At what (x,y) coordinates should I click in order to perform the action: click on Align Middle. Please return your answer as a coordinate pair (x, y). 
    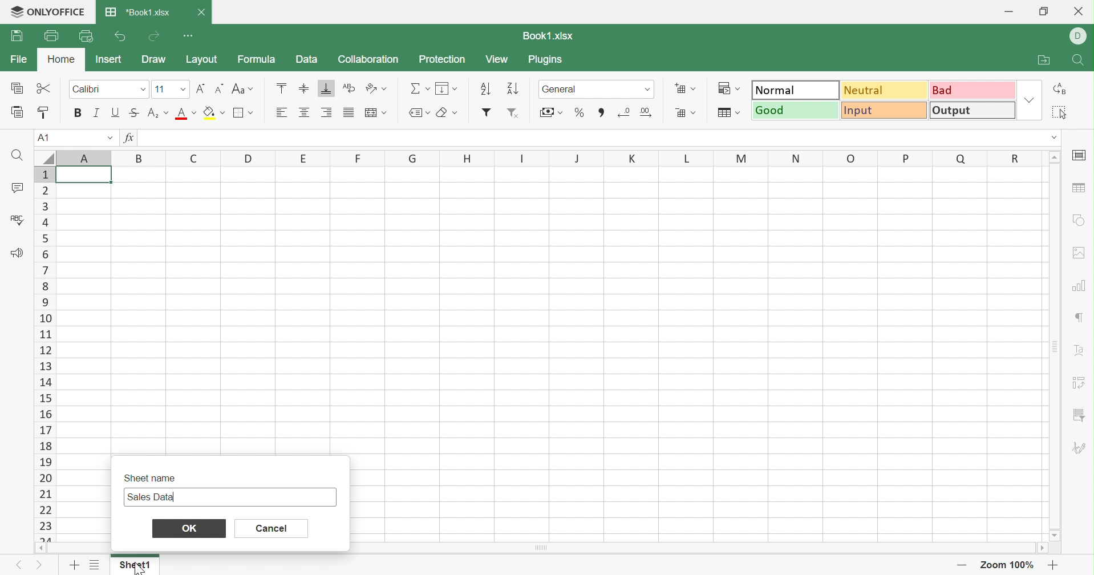
    Looking at the image, I should click on (303, 88).